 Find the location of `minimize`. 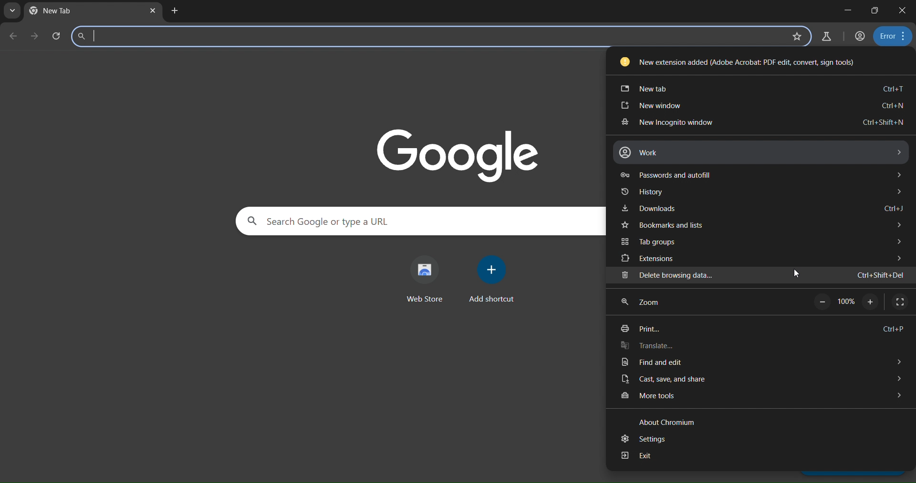

minimize is located at coordinates (844, 9).